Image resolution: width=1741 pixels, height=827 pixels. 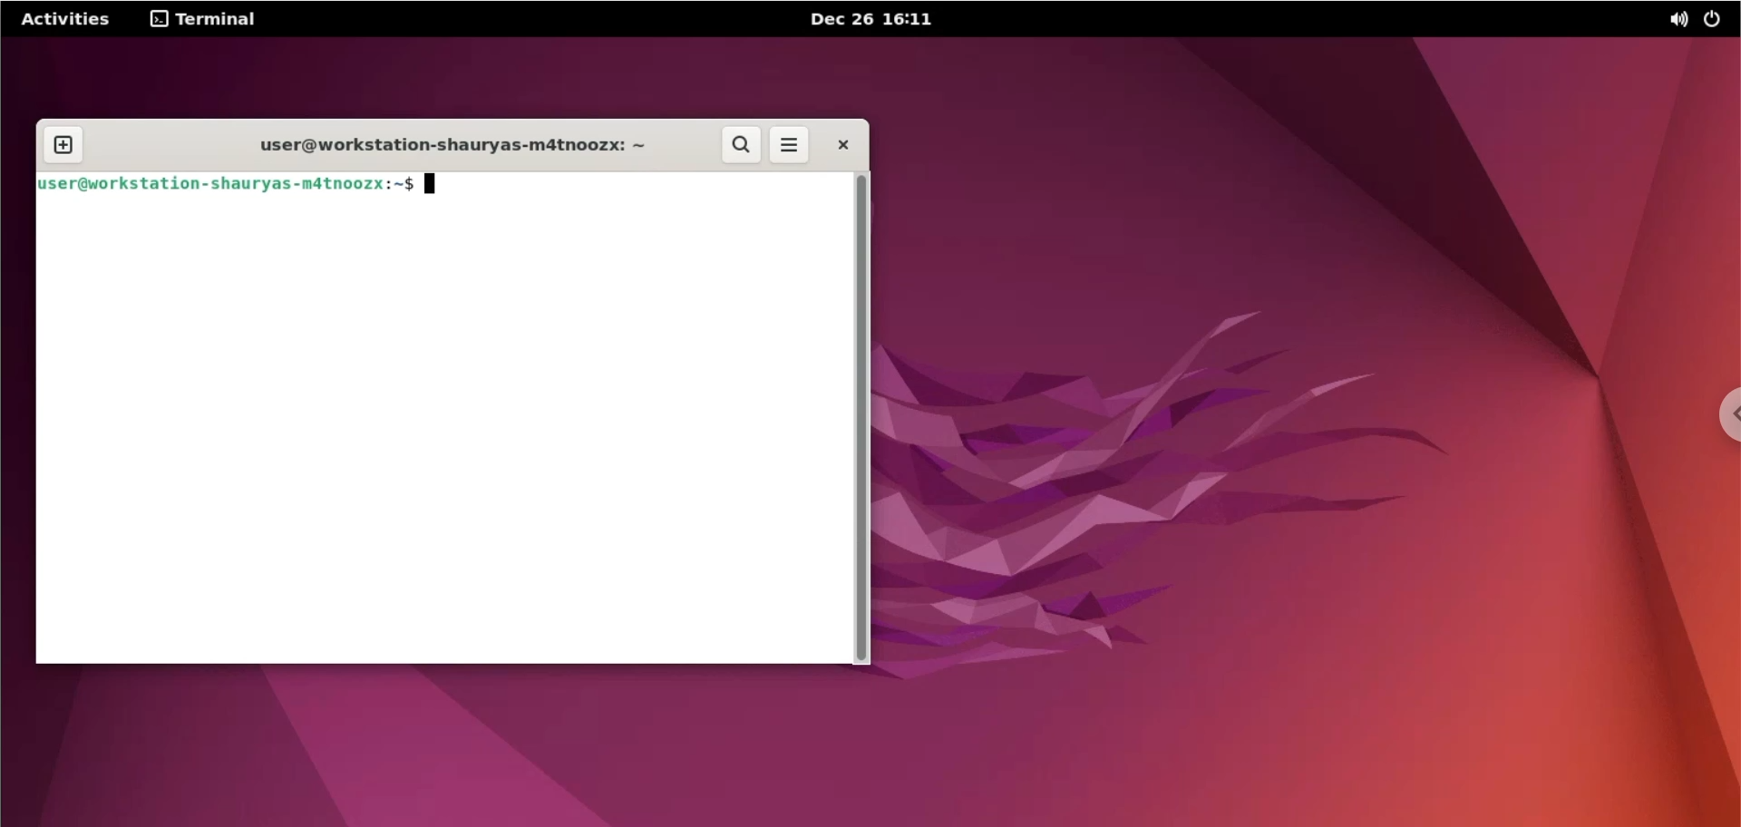 What do you see at coordinates (848, 145) in the screenshot?
I see `close` at bounding box center [848, 145].